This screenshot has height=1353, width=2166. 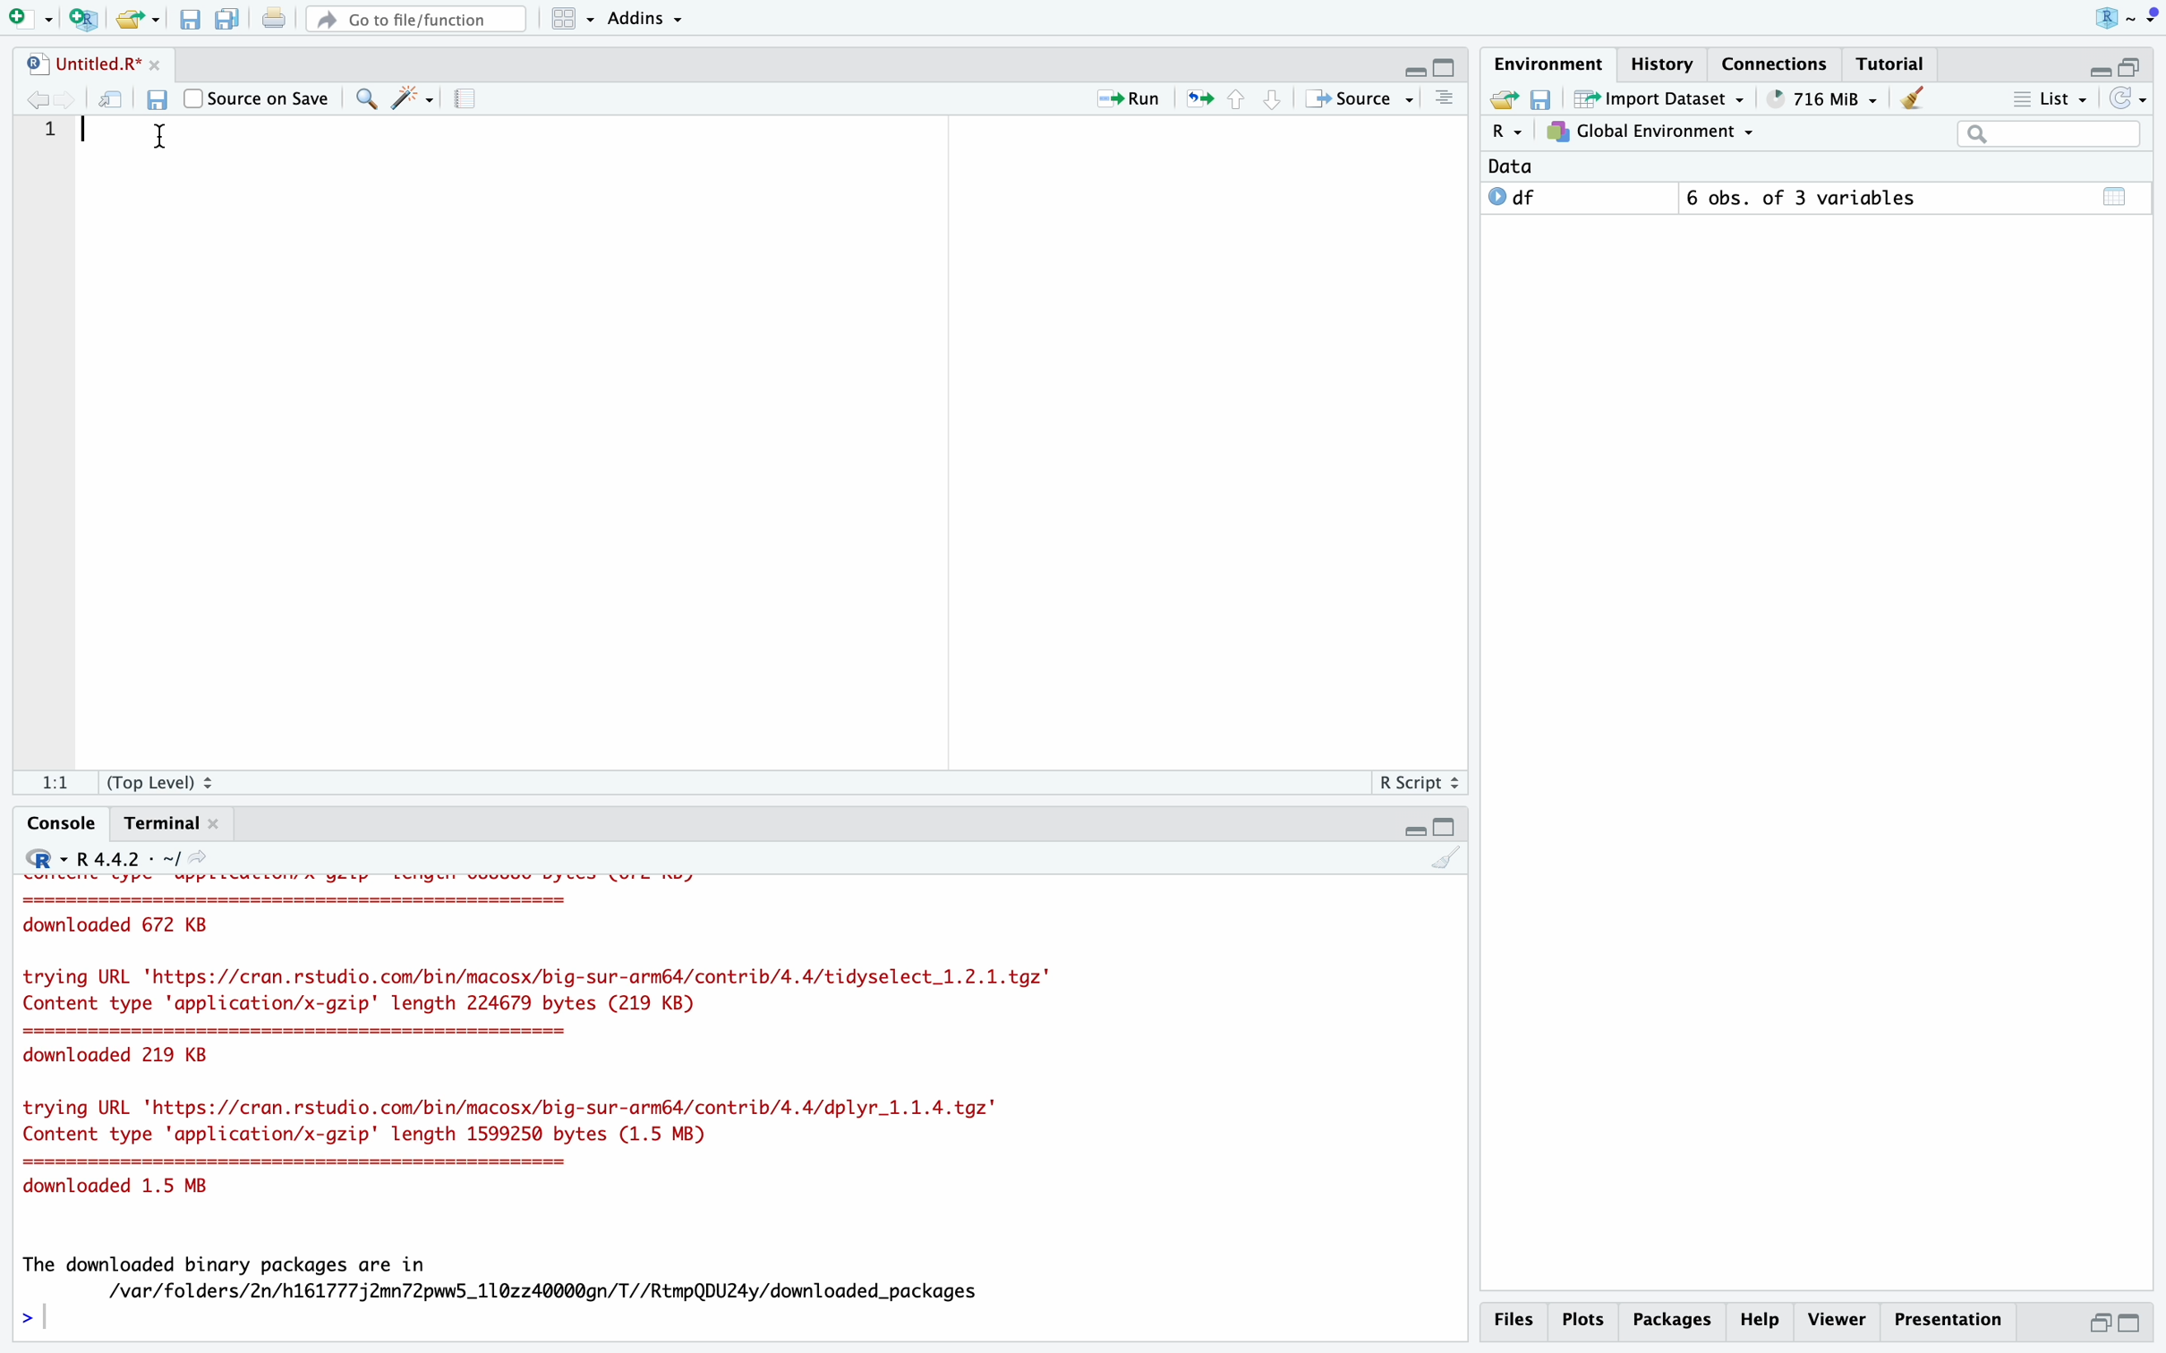 What do you see at coordinates (1579, 198) in the screenshot?
I see `O df` at bounding box center [1579, 198].